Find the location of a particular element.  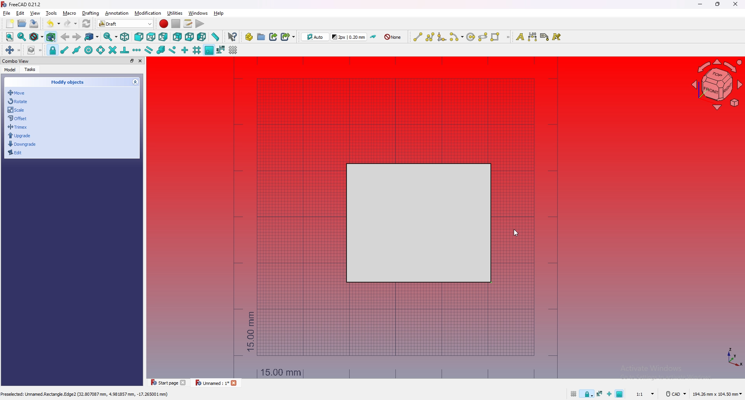

snap extension is located at coordinates (137, 50).